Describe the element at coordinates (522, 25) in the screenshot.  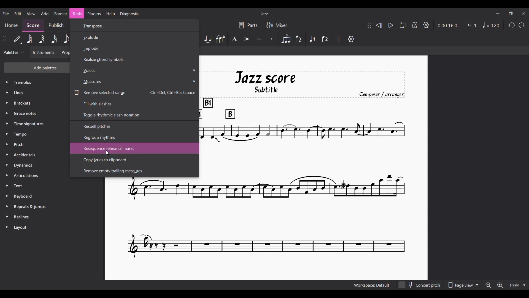
I see `Redo` at that location.